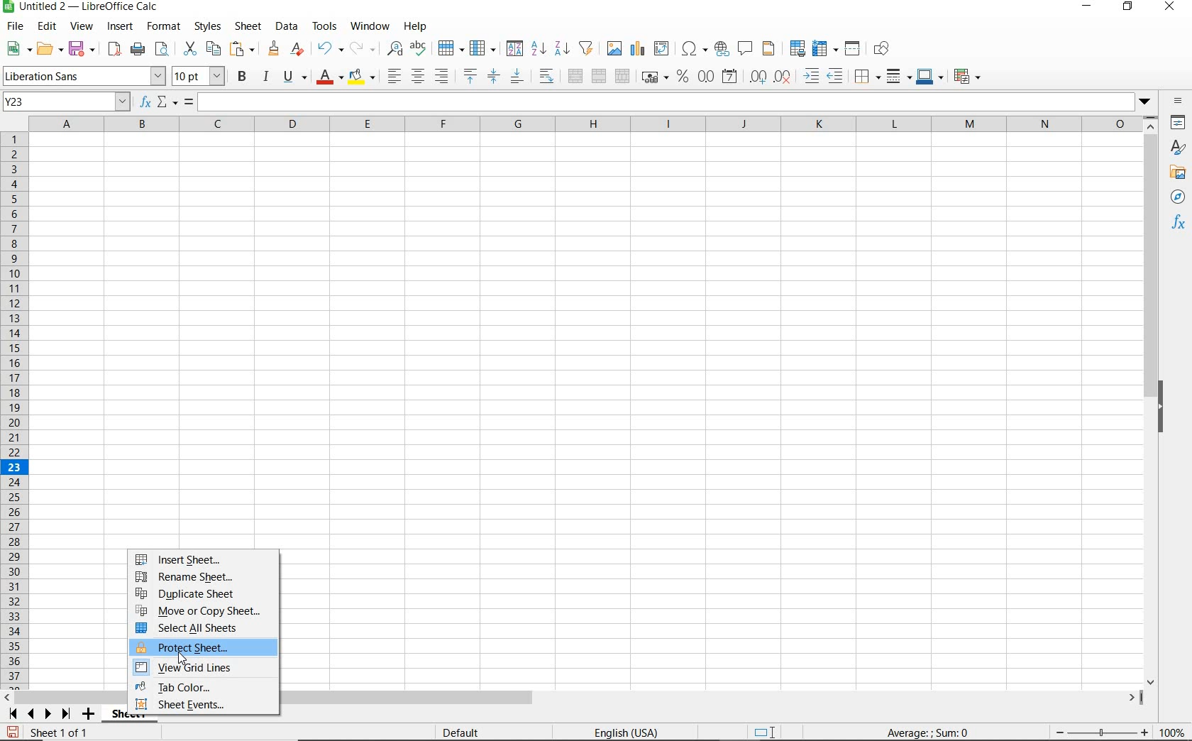  What do you see at coordinates (451, 47) in the screenshot?
I see `ROW` at bounding box center [451, 47].